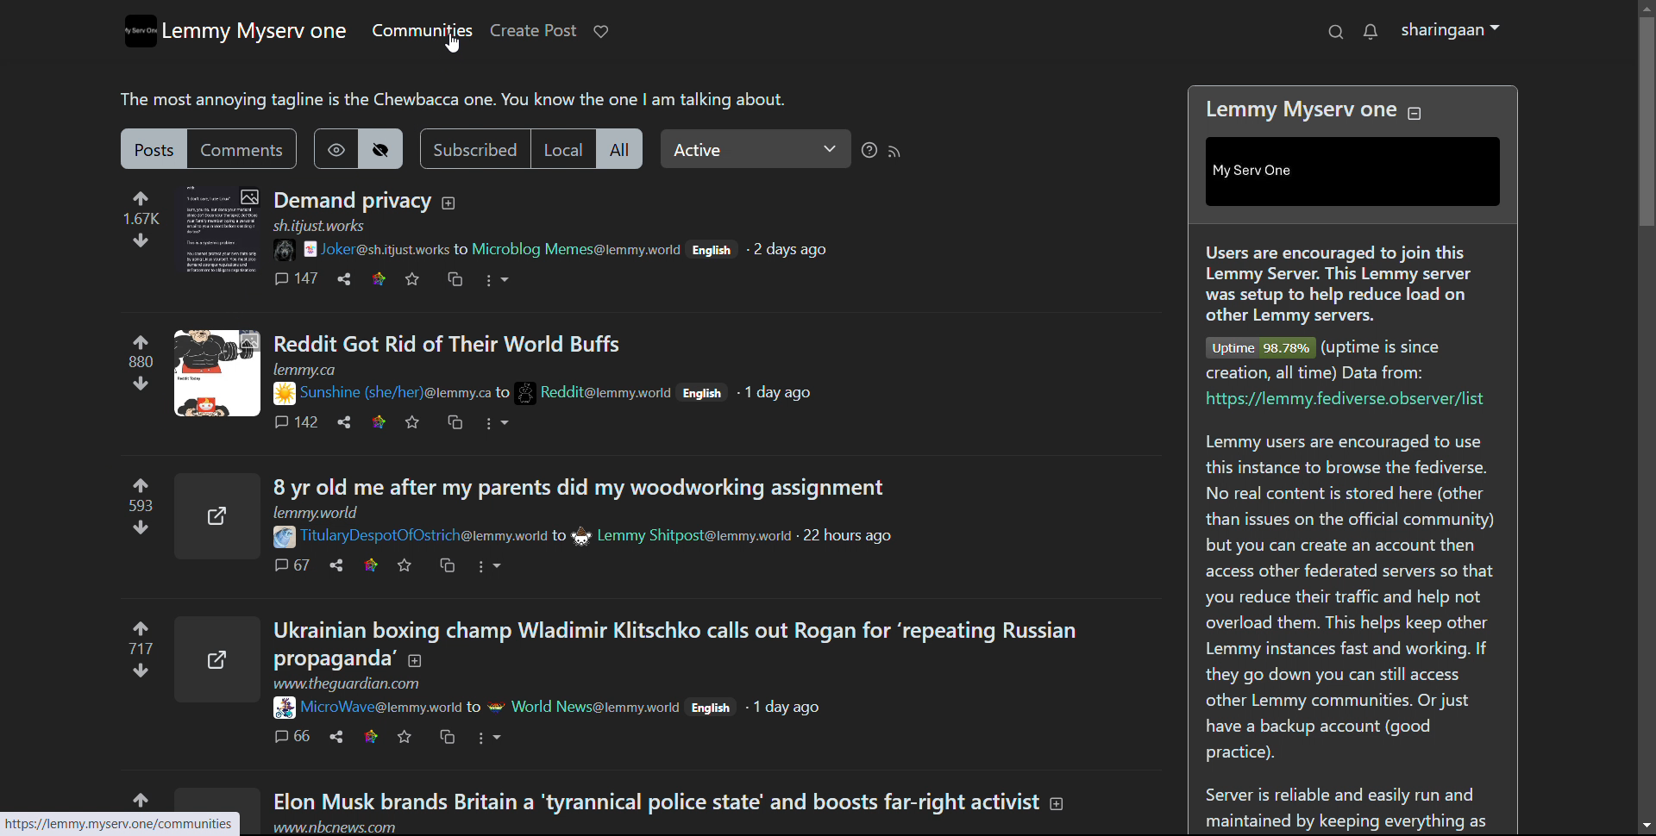  I want to click on link, so click(367, 734).